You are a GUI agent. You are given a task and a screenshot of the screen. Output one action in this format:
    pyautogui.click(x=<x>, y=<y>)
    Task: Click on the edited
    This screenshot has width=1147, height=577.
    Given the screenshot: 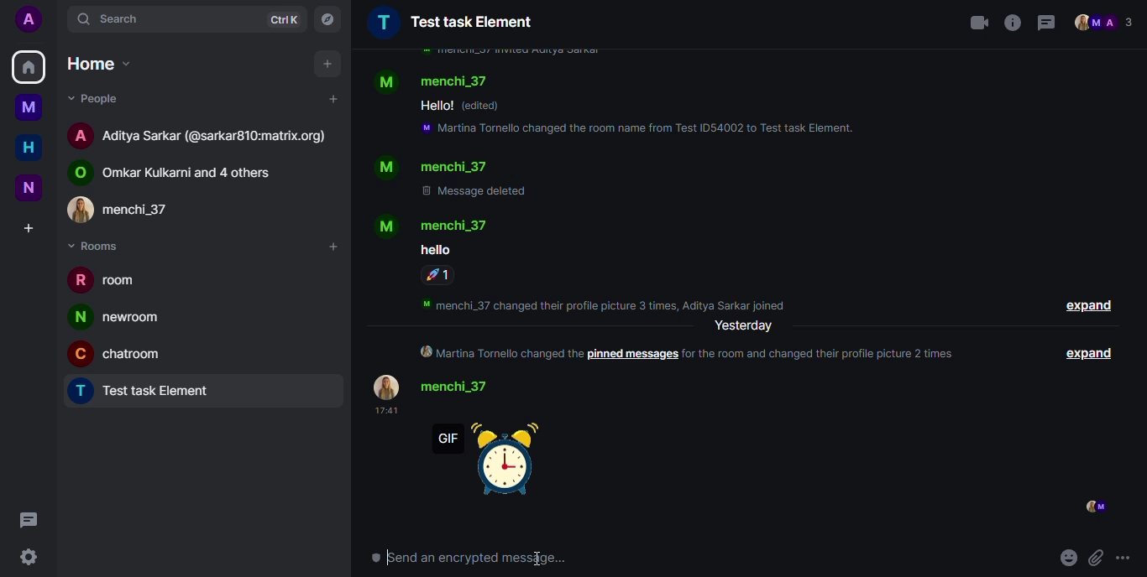 What is the action you would take?
    pyautogui.click(x=484, y=106)
    